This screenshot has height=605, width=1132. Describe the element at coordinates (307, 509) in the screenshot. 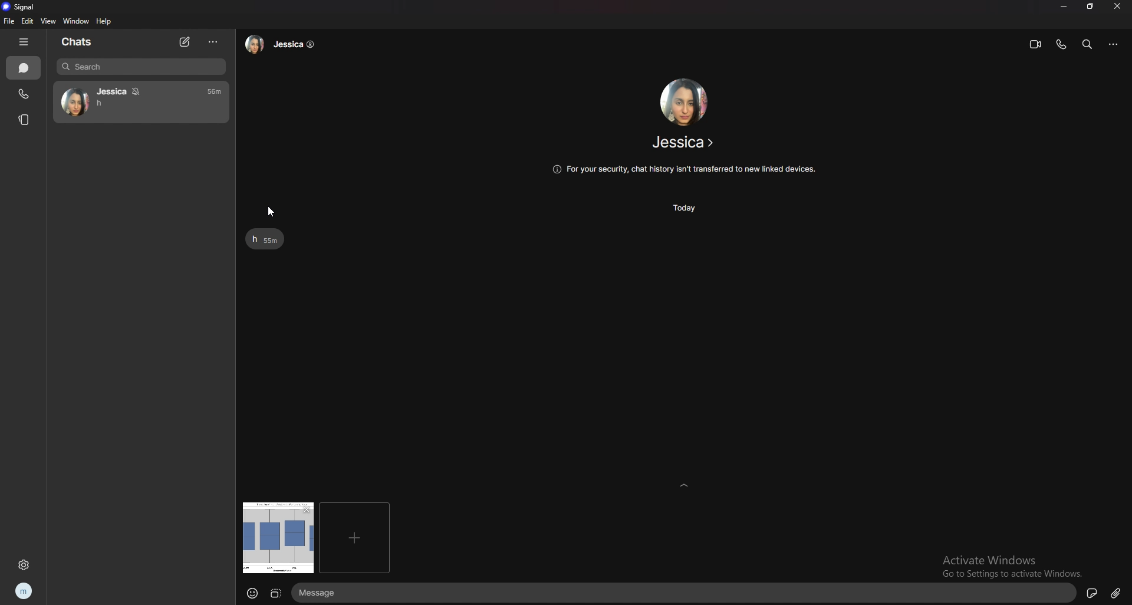

I see `remove photo` at that location.